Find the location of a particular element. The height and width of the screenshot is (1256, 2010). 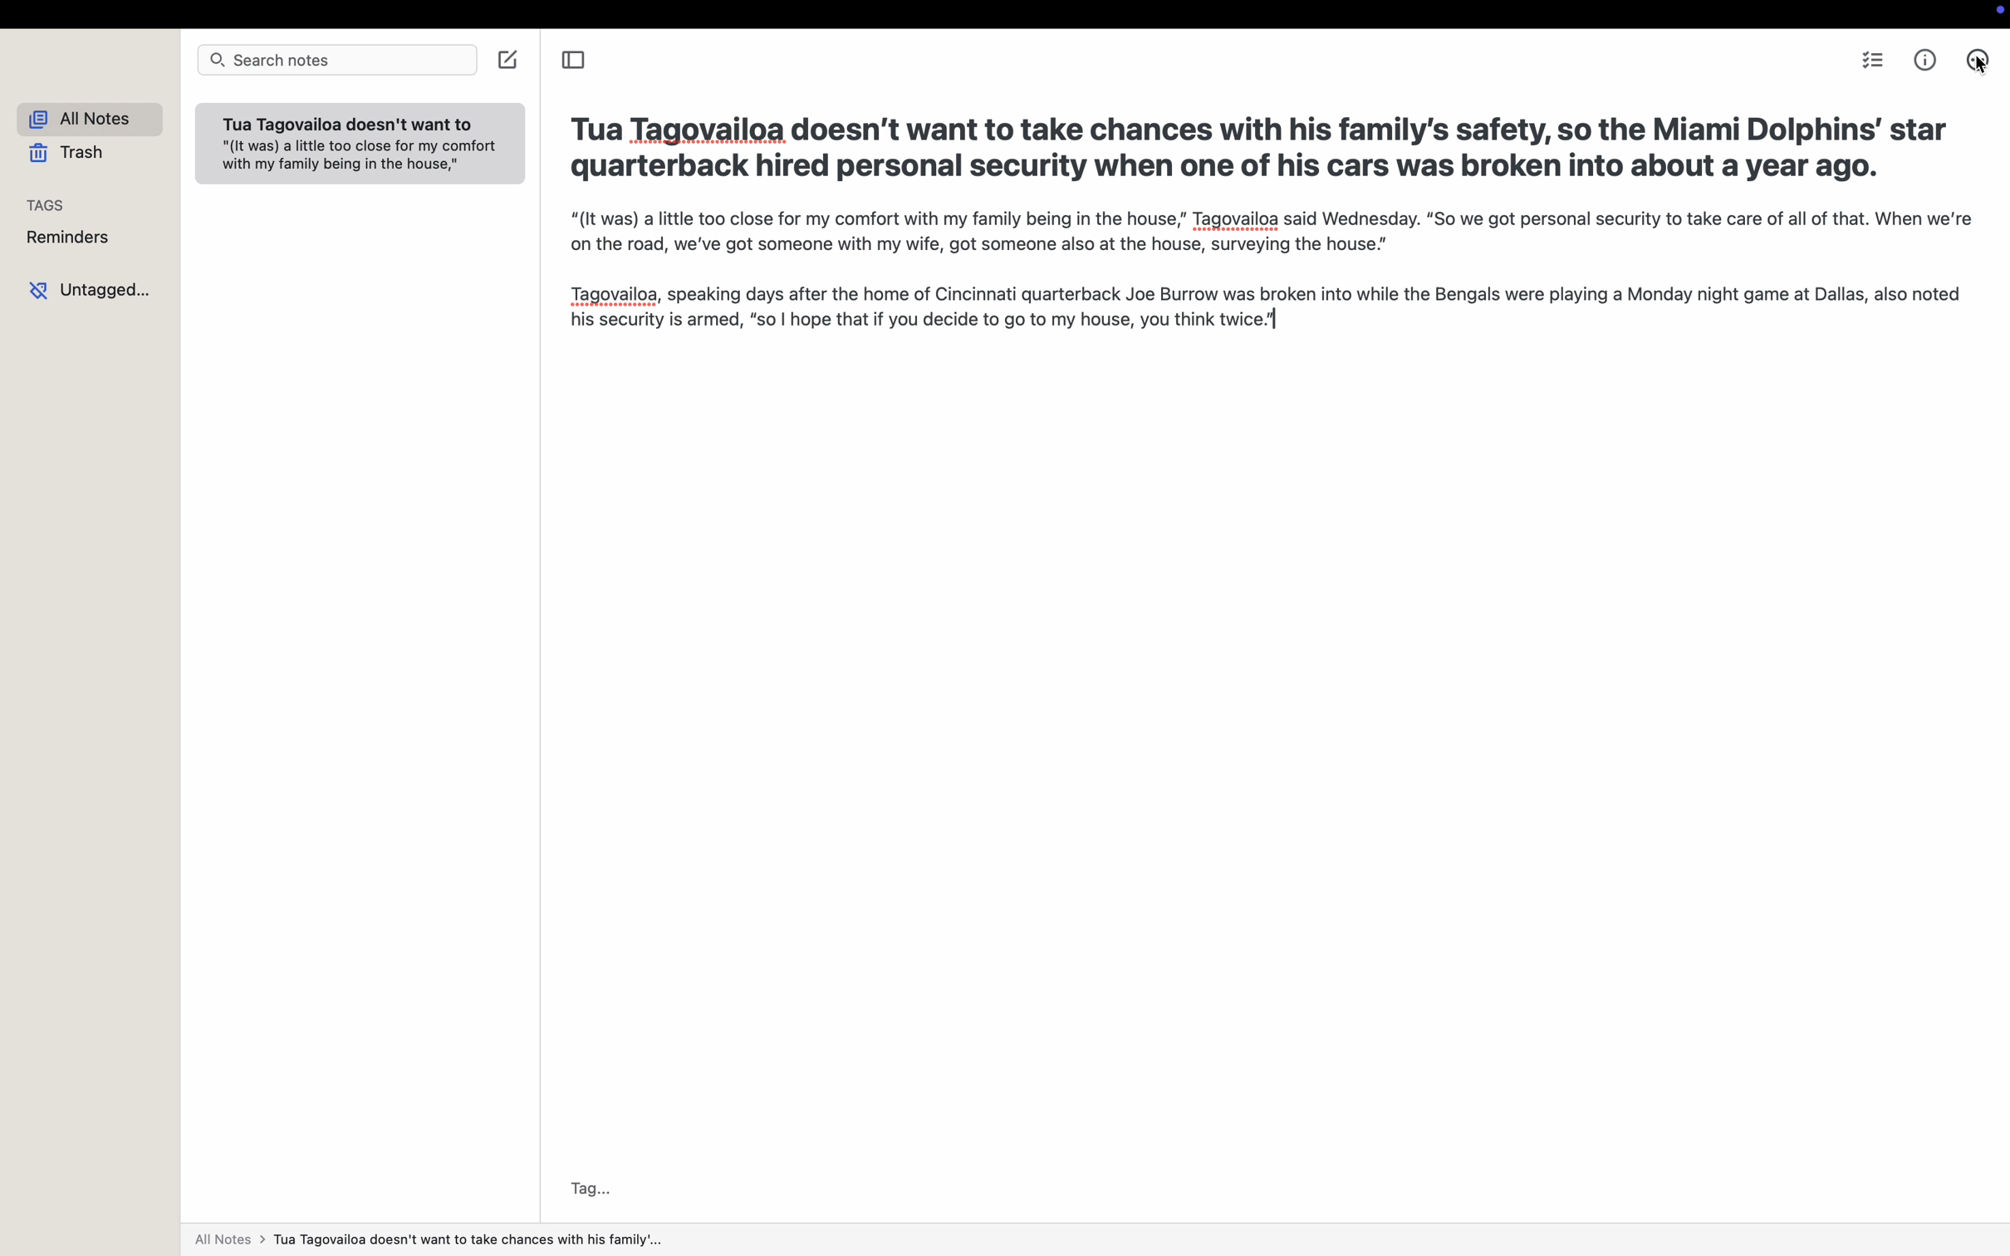

Tua Tagovailoa doesn’t want to take chances with his family’s safety, so the Miami Dolphins’ star
quarterback hired personal security when one of his cars was broken into about a year ago. is located at coordinates (1262, 142).